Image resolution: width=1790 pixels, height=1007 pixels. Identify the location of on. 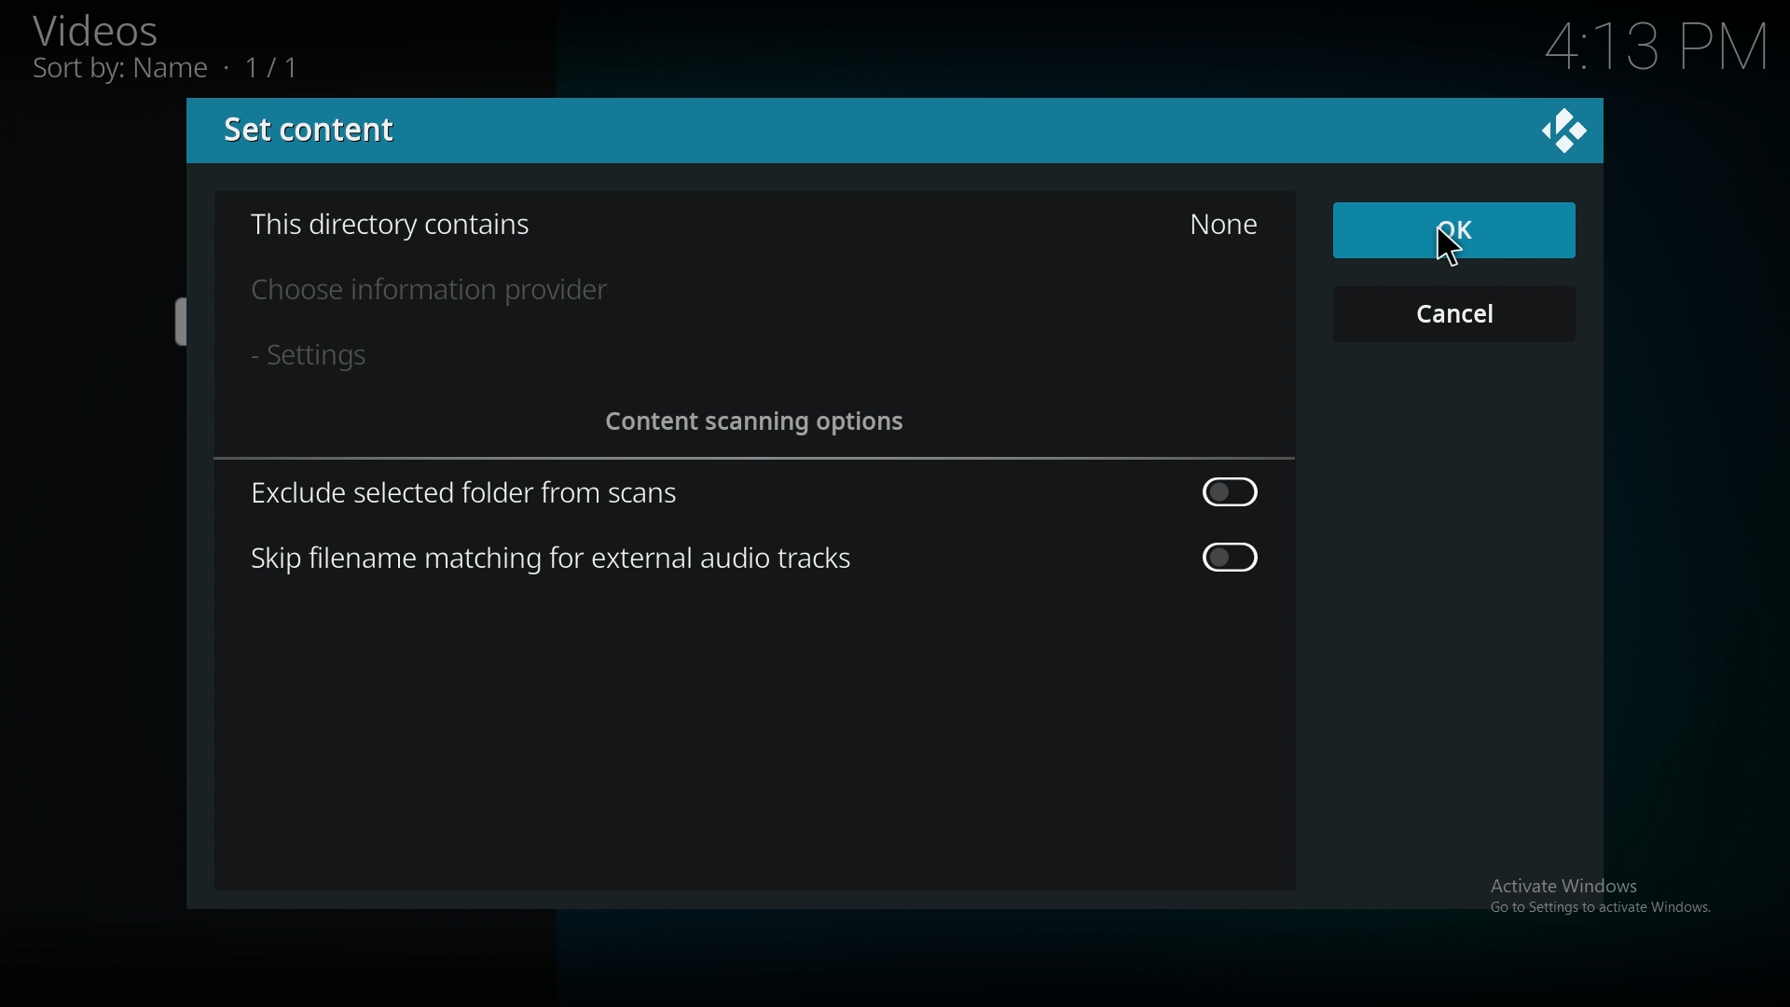
(1233, 559).